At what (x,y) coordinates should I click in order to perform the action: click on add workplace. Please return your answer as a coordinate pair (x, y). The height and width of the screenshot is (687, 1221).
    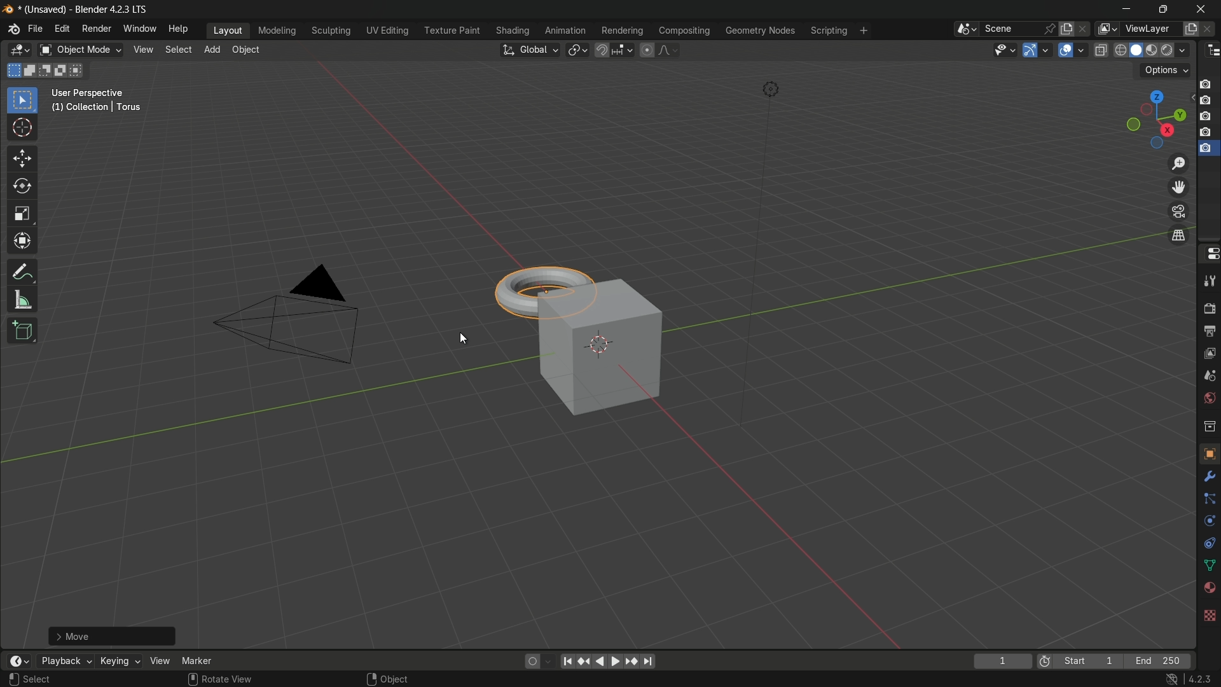
    Looking at the image, I should click on (864, 31).